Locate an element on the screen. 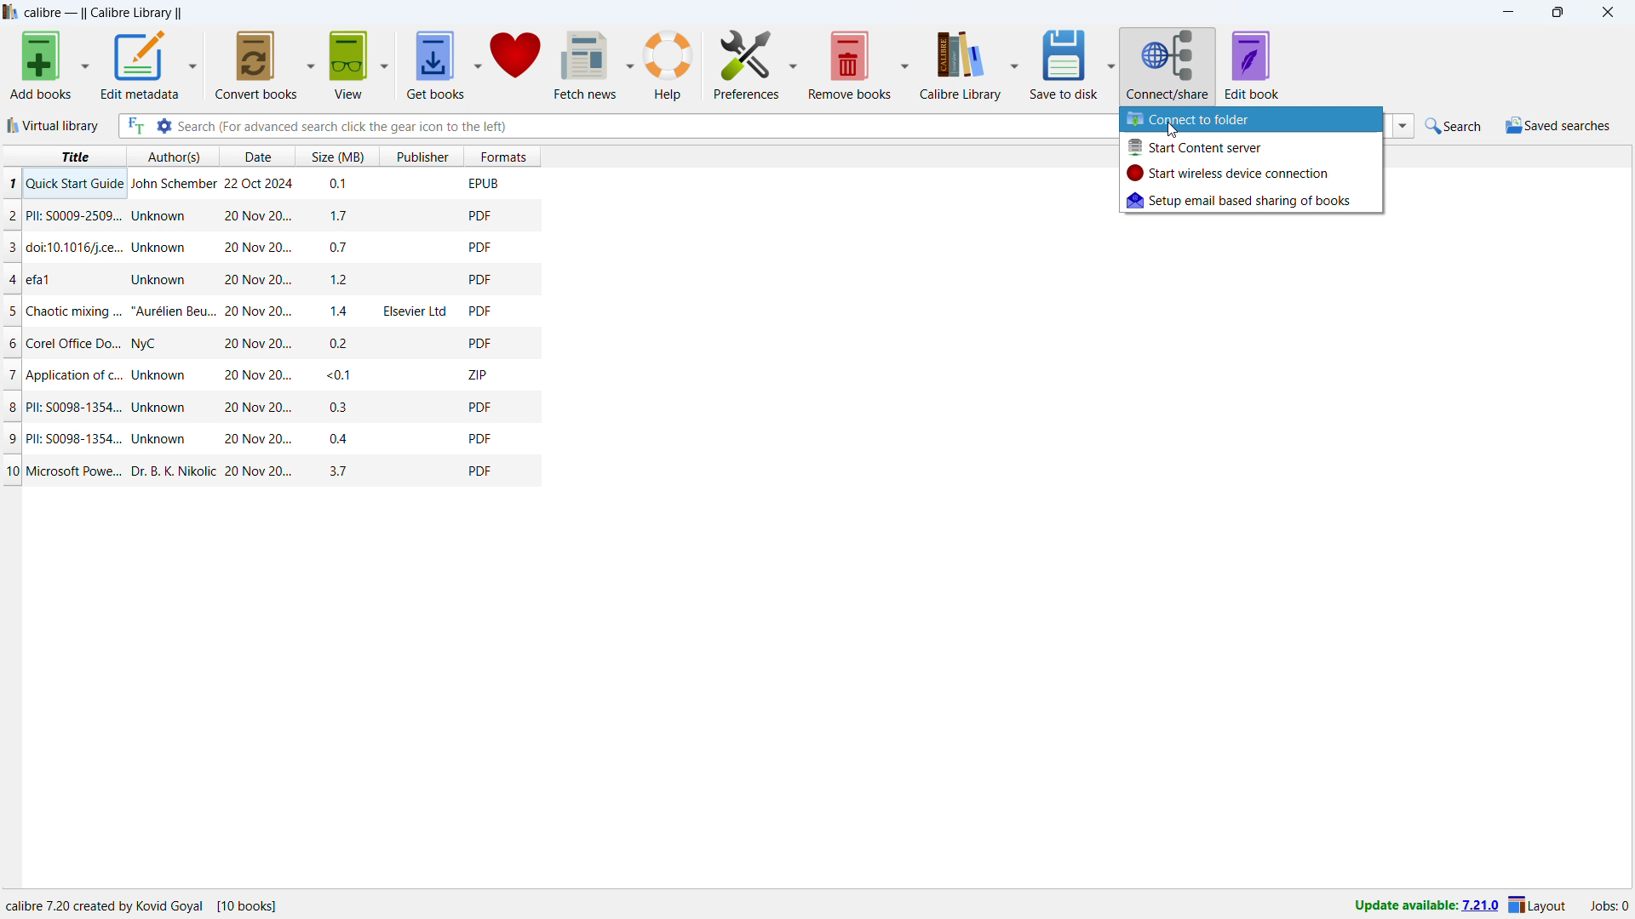 The image size is (1635, 919). convert books is located at coordinates (255, 65).